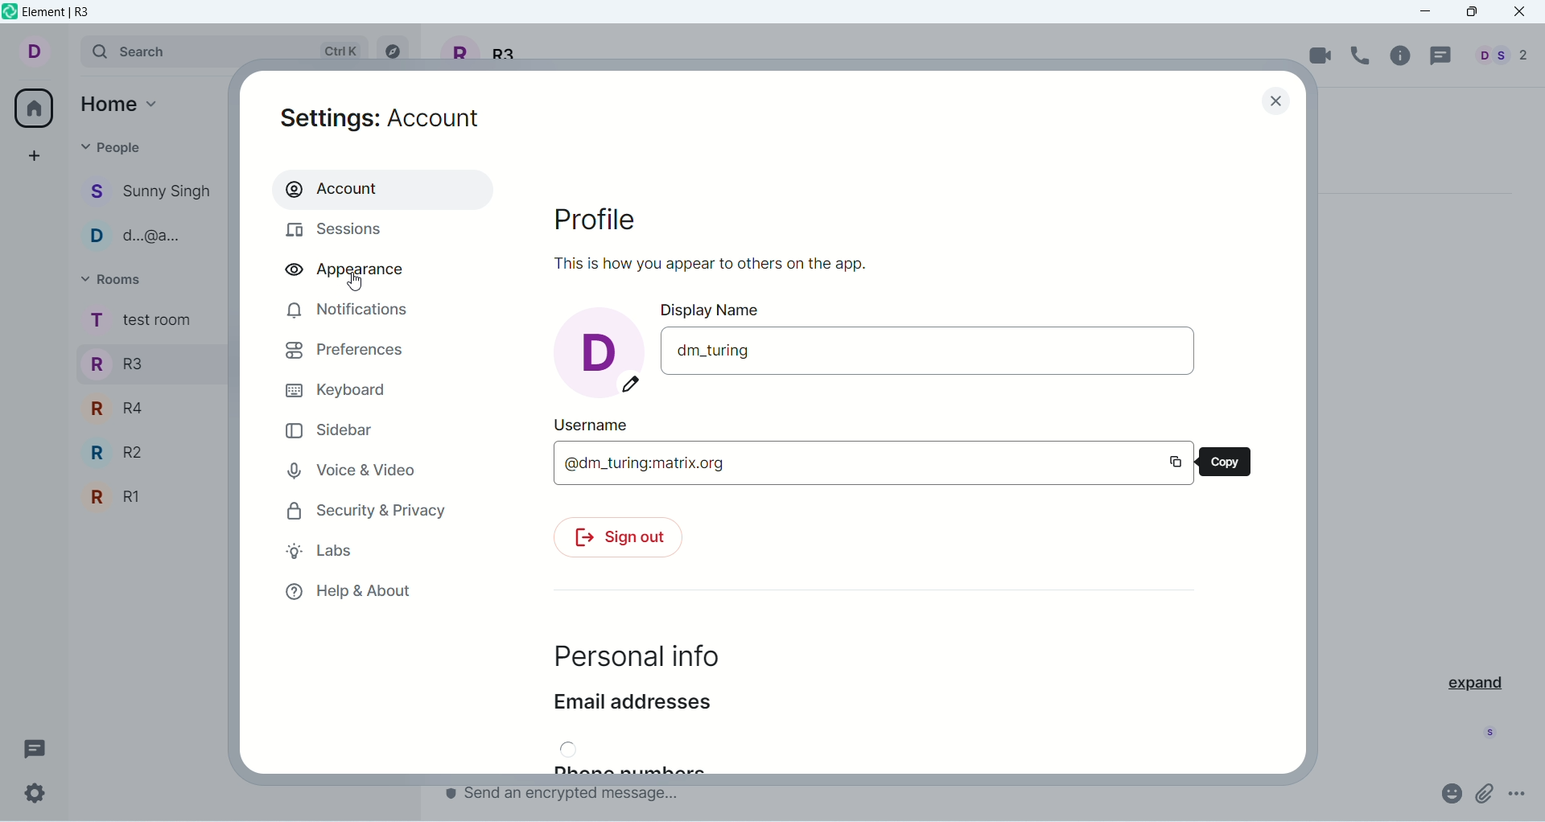 Image resolution: width=1545 pixels, height=822 pixels. Describe the element at coordinates (332, 429) in the screenshot. I see `sidebar` at that location.